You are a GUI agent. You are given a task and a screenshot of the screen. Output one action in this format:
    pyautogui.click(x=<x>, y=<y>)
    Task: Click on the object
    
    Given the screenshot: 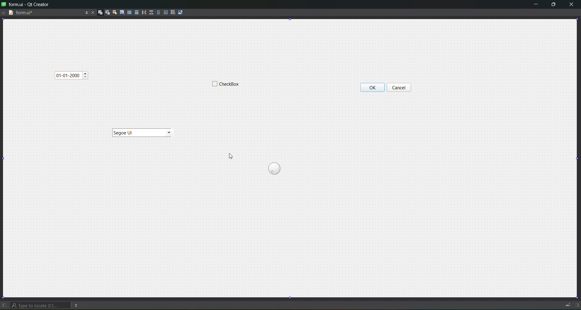 What is the action you would take?
    pyautogui.click(x=72, y=75)
    